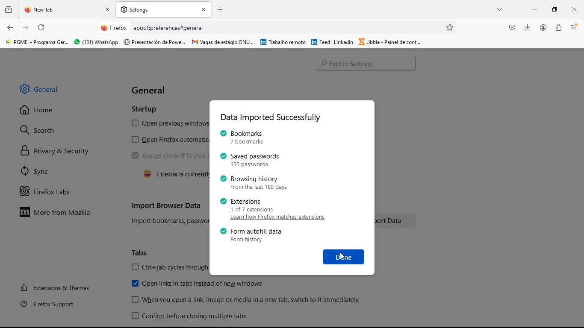  Describe the element at coordinates (46, 112) in the screenshot. I see `home` at that location.